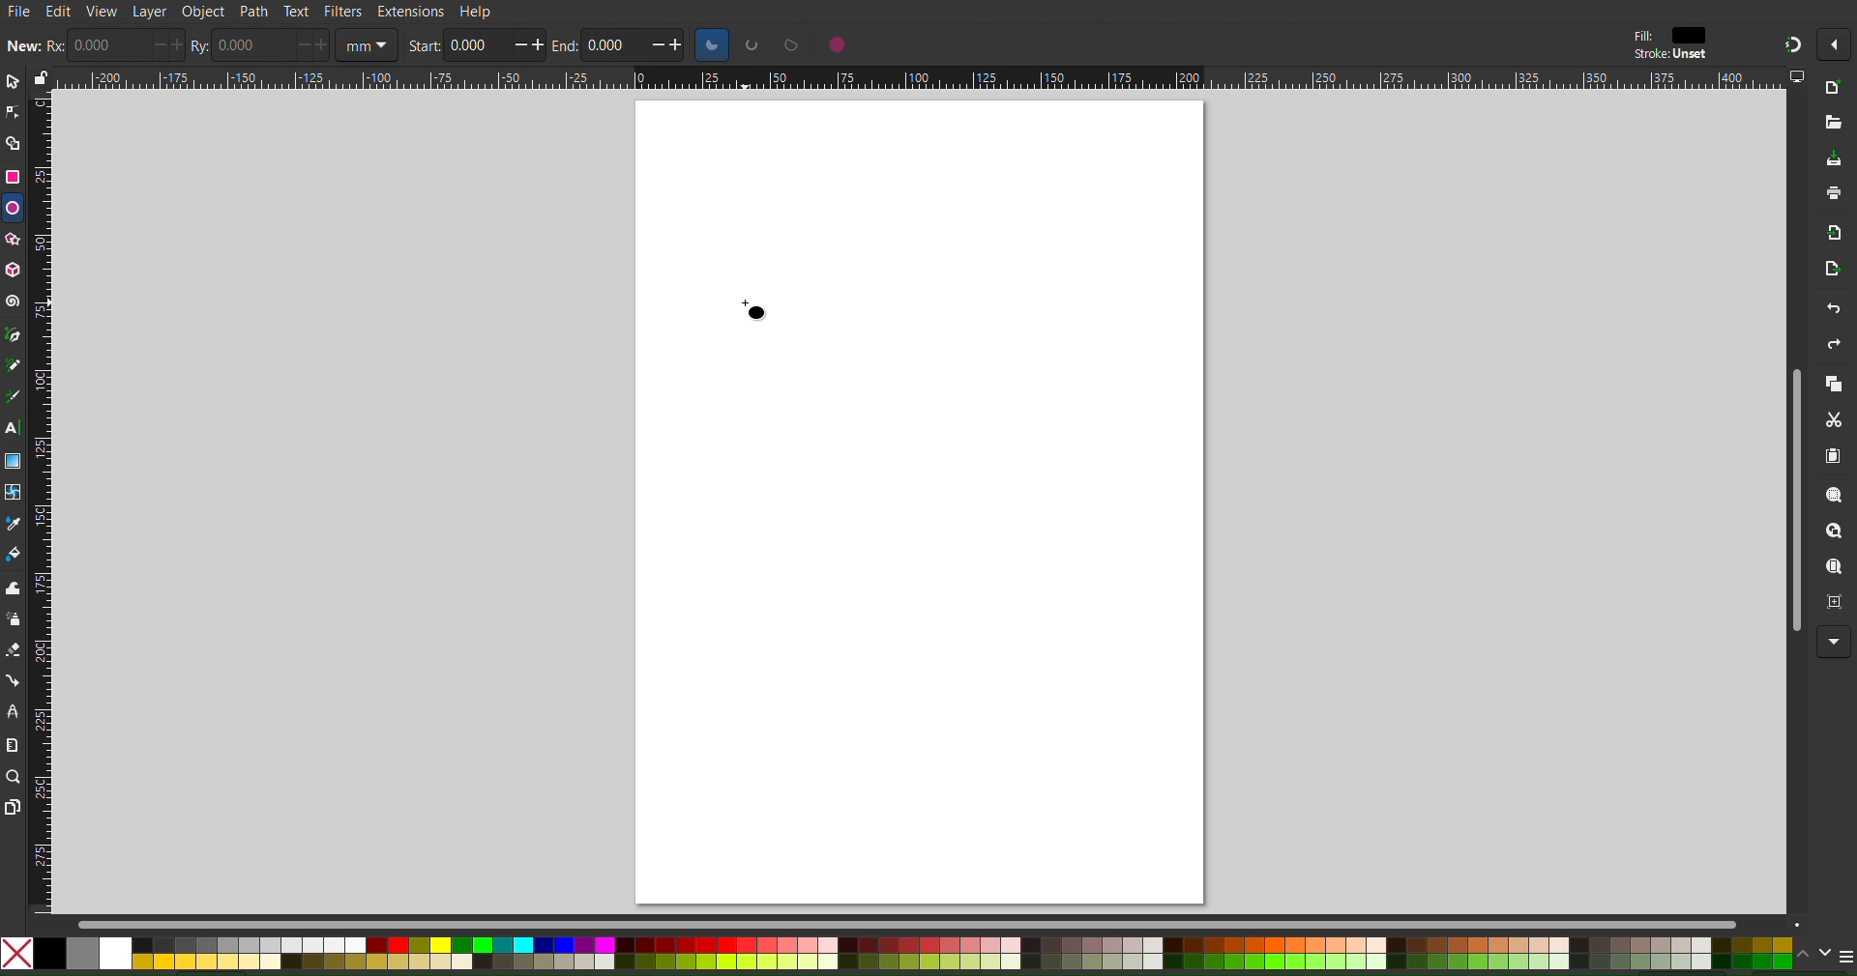 Image resolution: width=1857 pixels, height=976 pixels. Describe the element at coordinates (59, 12) in the screenshot. I see `Edit` at that location.